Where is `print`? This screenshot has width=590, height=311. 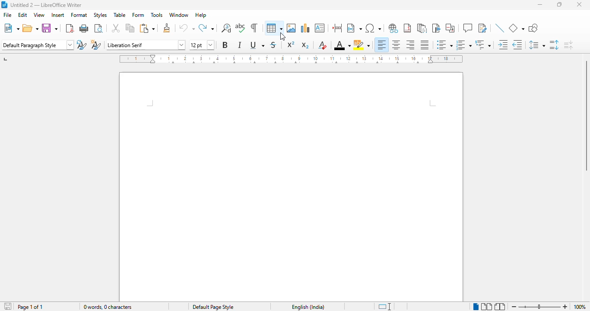 print is located at coordinates (85, 28).